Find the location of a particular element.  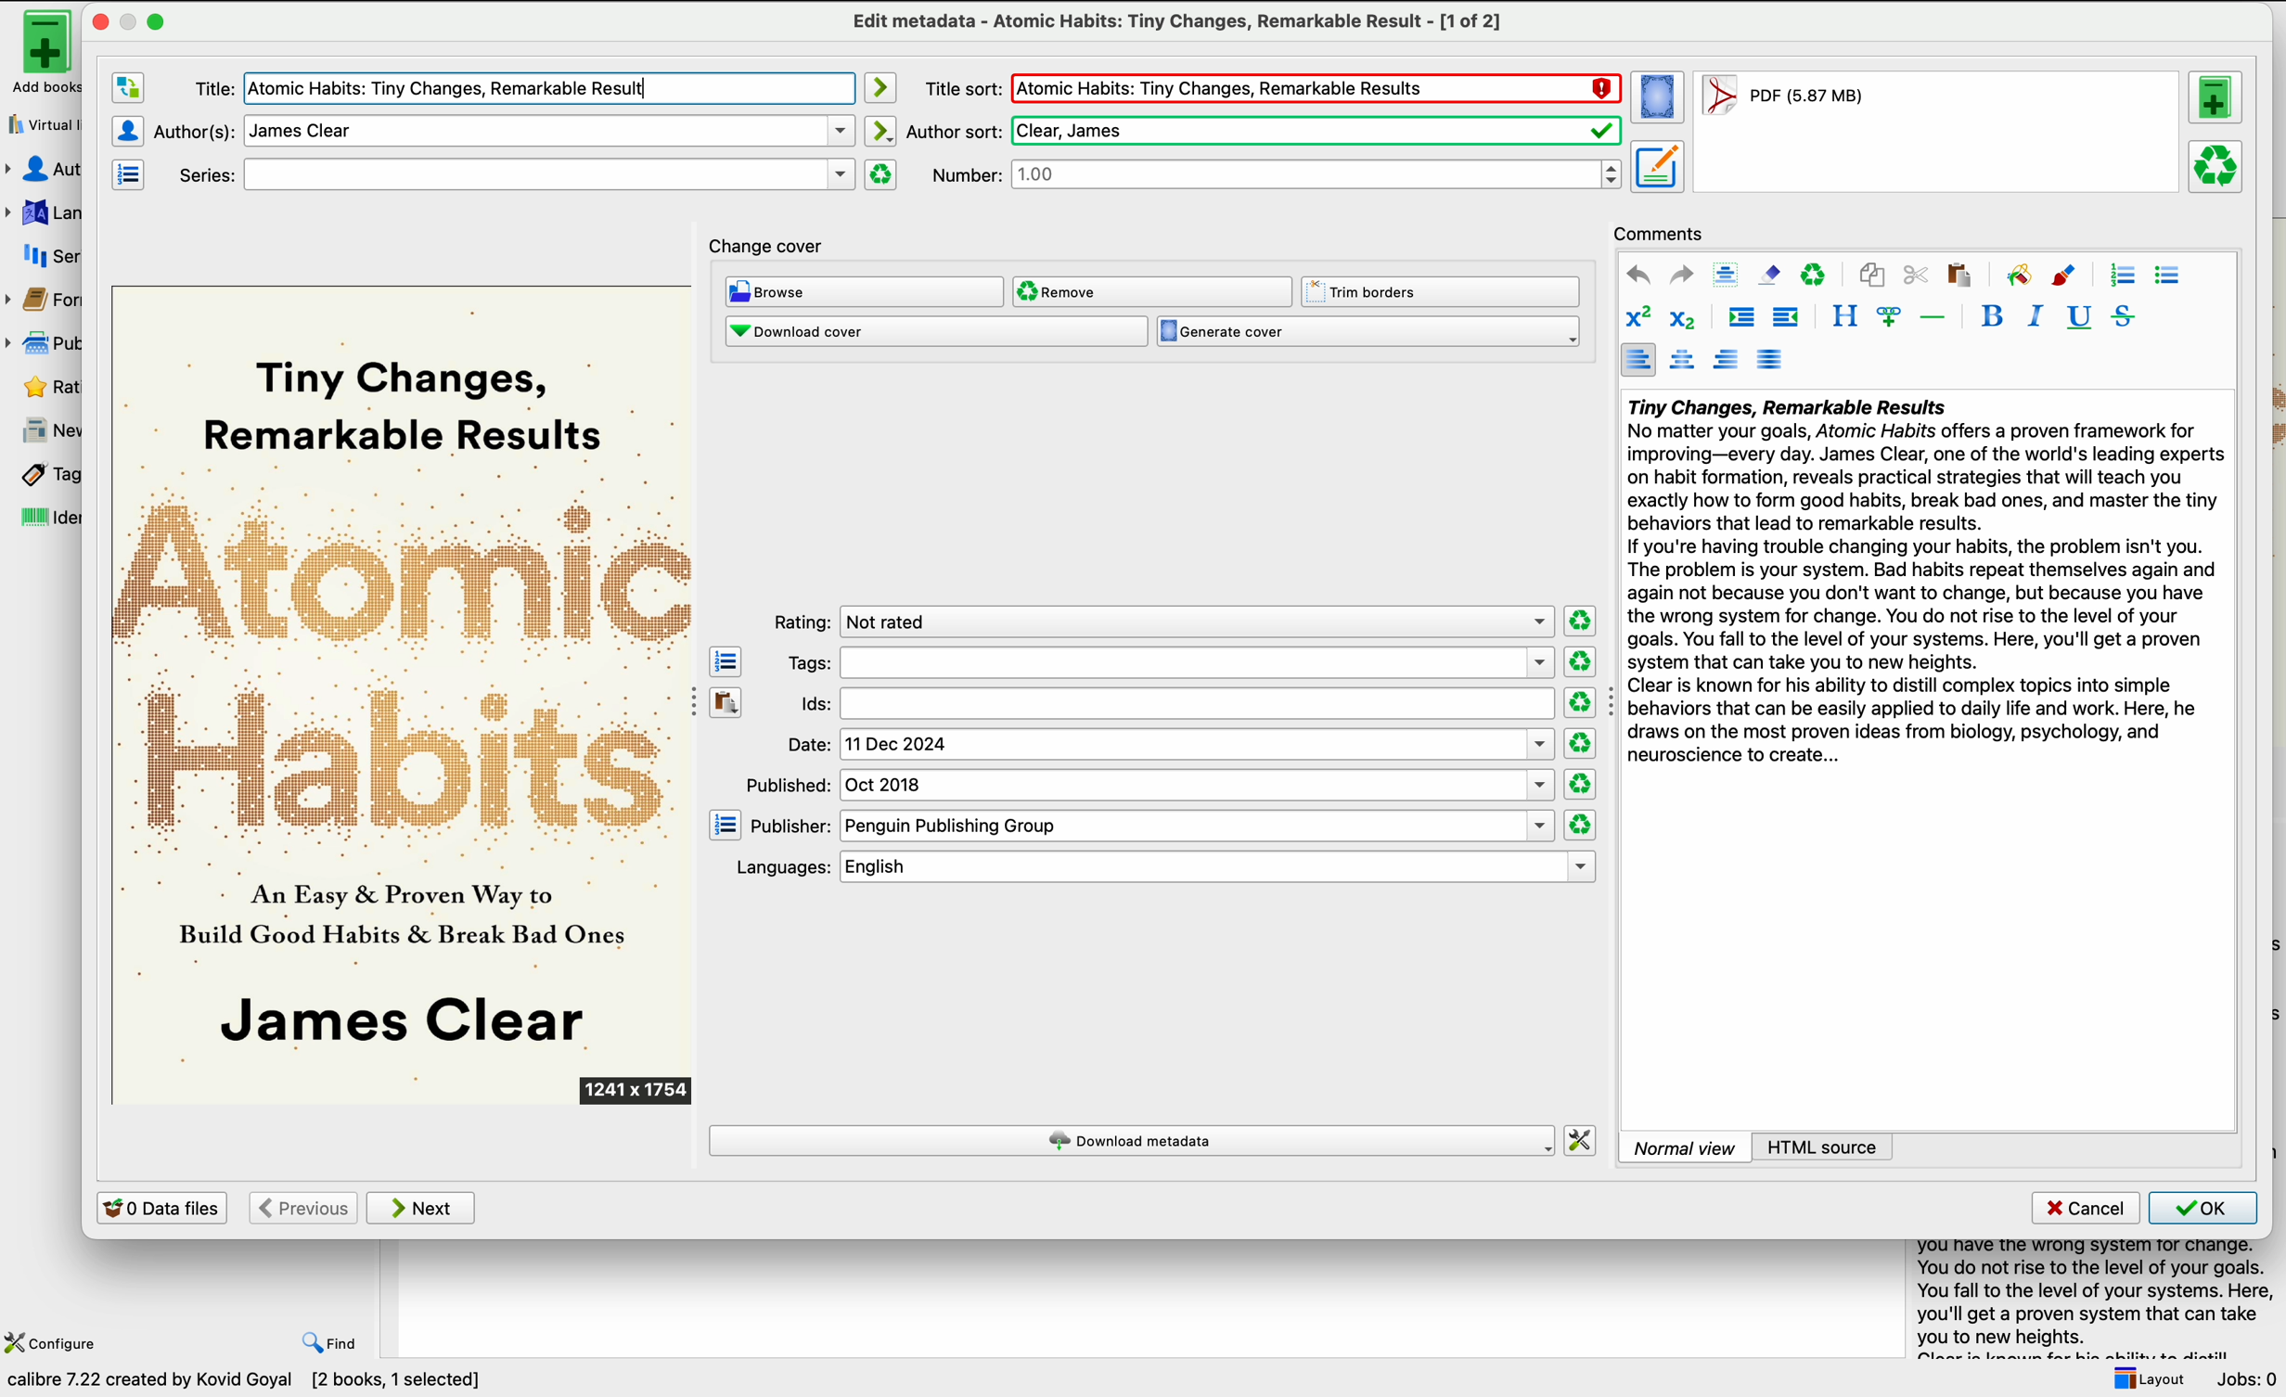

virtual library is located at coordinates (40, 123).